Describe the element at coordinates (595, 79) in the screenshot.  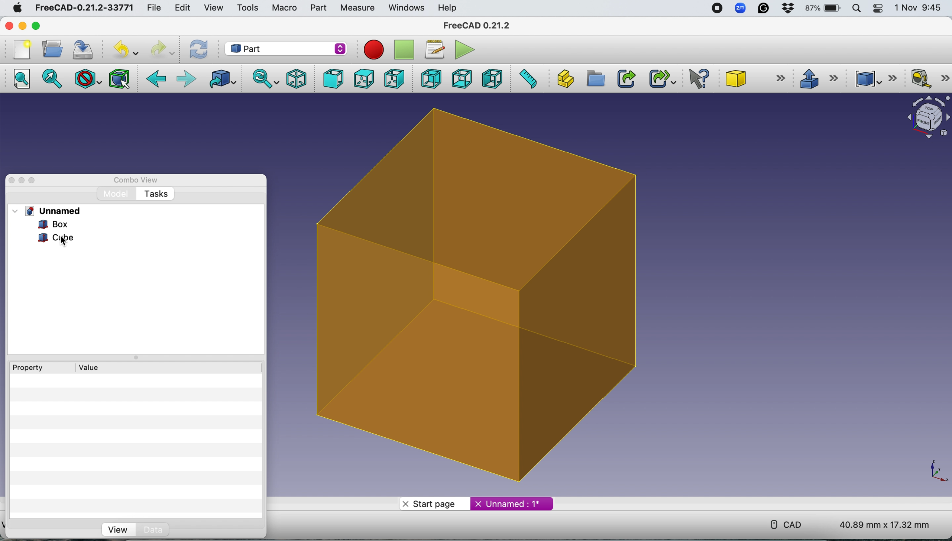
I see `Create group` at that location.